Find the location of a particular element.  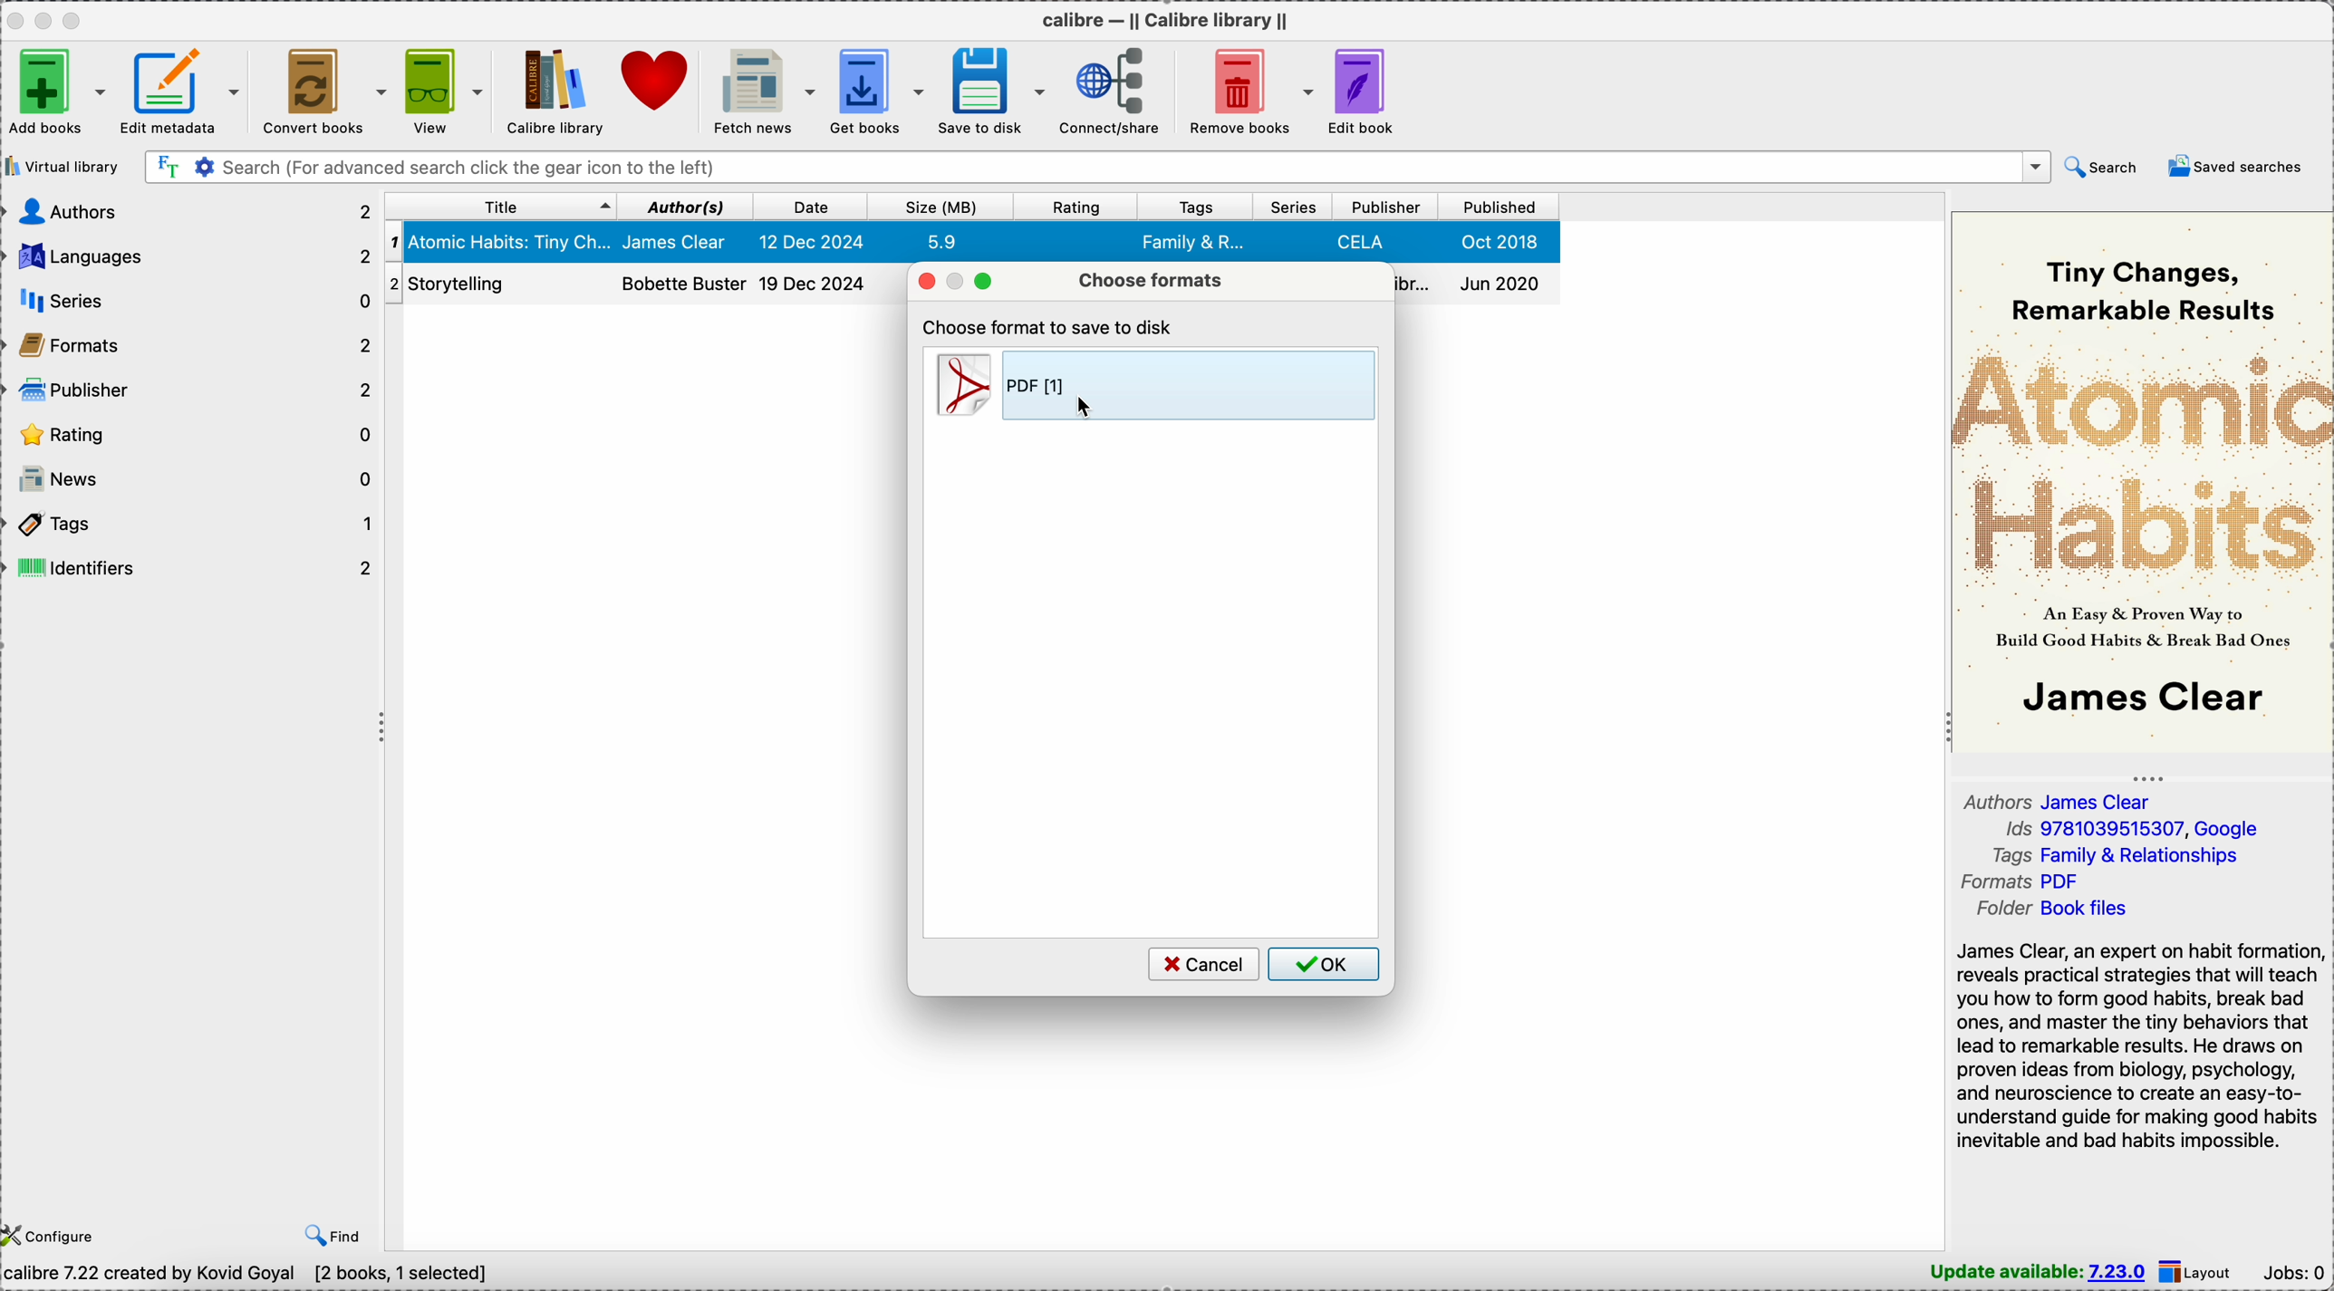

find is located at coordinates (337, 1236).